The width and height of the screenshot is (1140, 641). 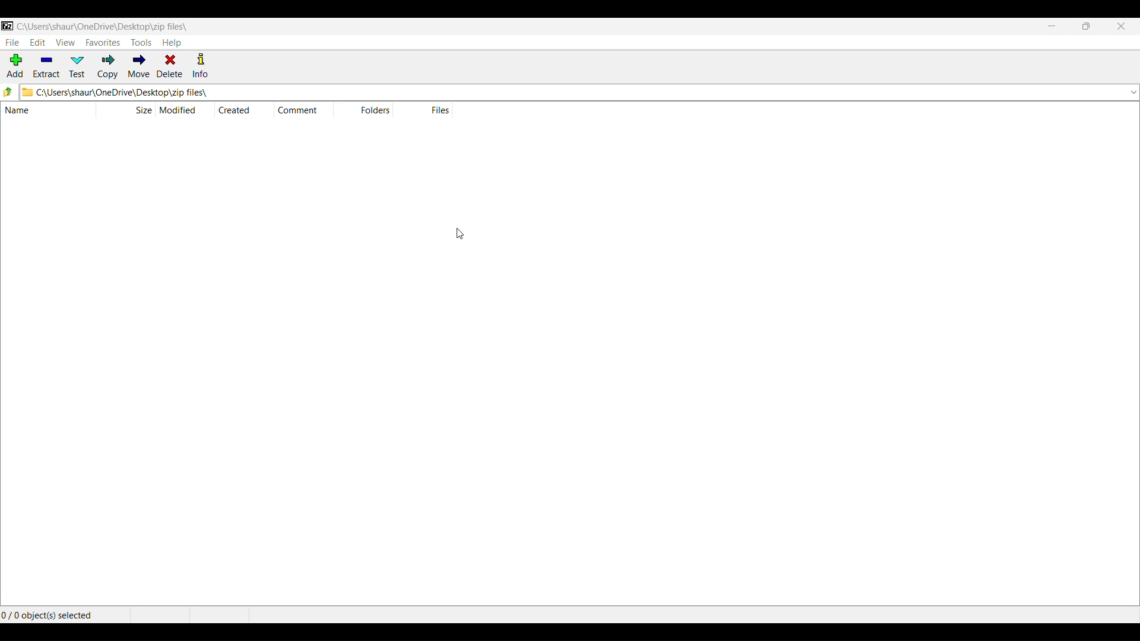 I want to click on CURRENT FILE/FOLDER PATH, so click(x=102, y=25).